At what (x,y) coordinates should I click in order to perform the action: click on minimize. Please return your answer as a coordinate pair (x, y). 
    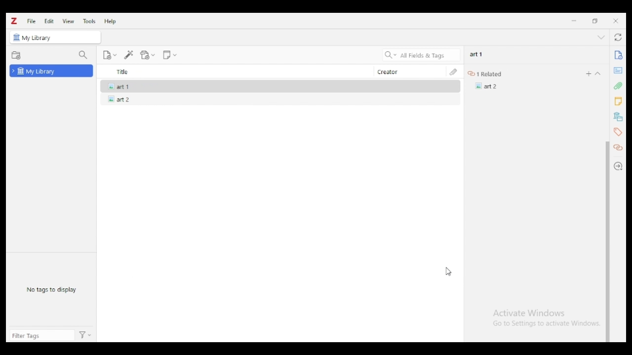
    Looking at the image, I should click on (574, 21).